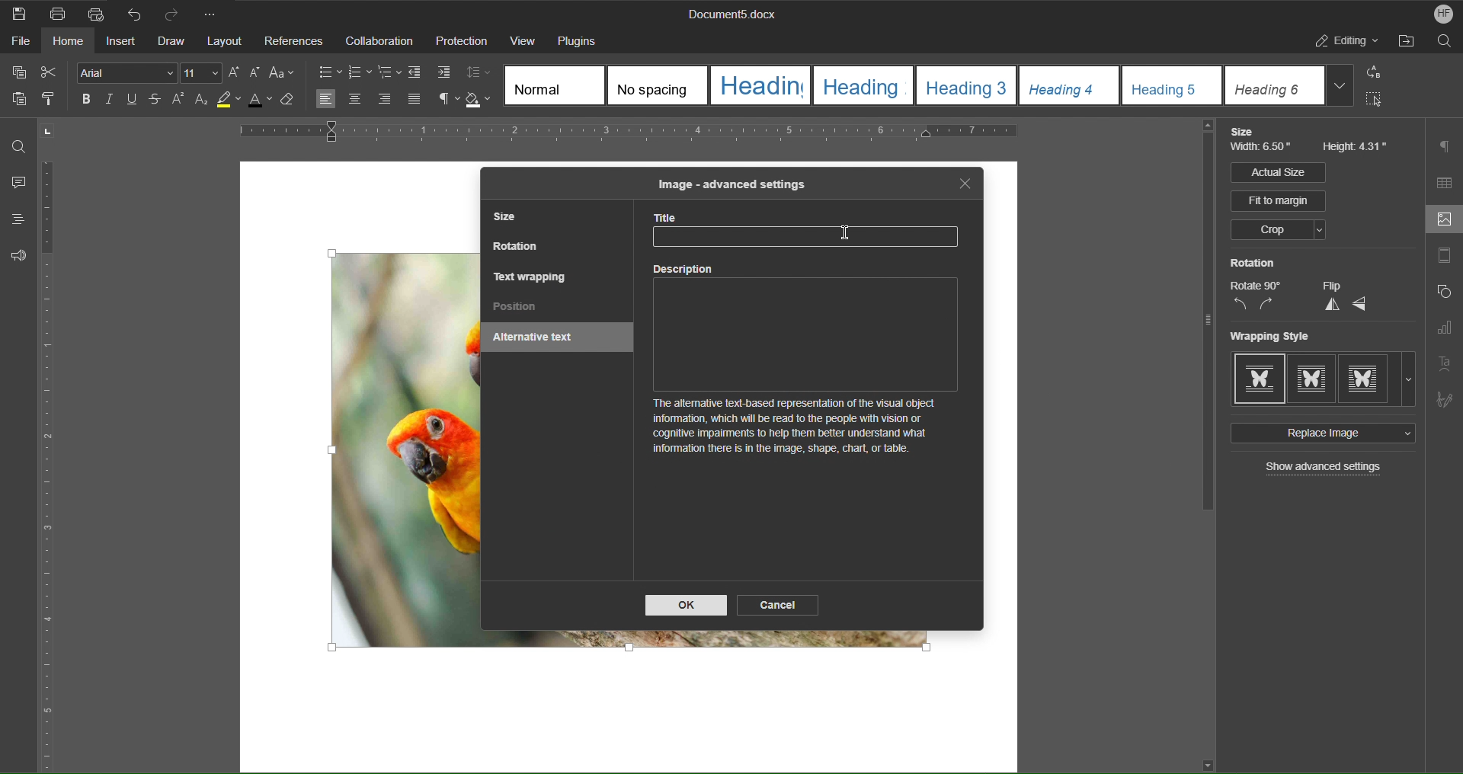 Image resolution: width=1463 pixels, height=774 pixels. I want to click on More, so click(214, 13).